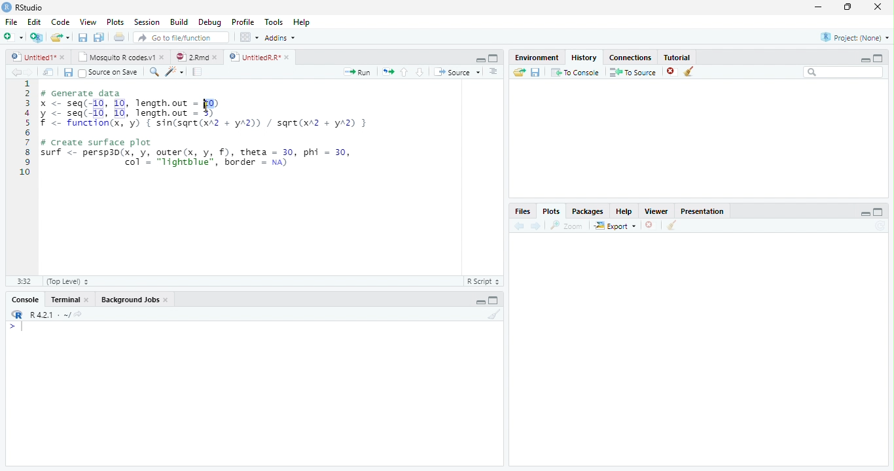 The height and width of the screenshot is (471, 894). What do you see at coordinates (35, 37) in the screenshot?
I see `Create a project` at bounding box center [35, 37].